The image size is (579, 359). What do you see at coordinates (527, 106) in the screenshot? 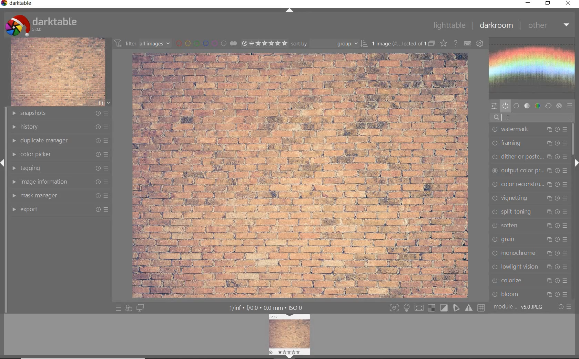
I see `tone ` at bounding box center [527, 106].